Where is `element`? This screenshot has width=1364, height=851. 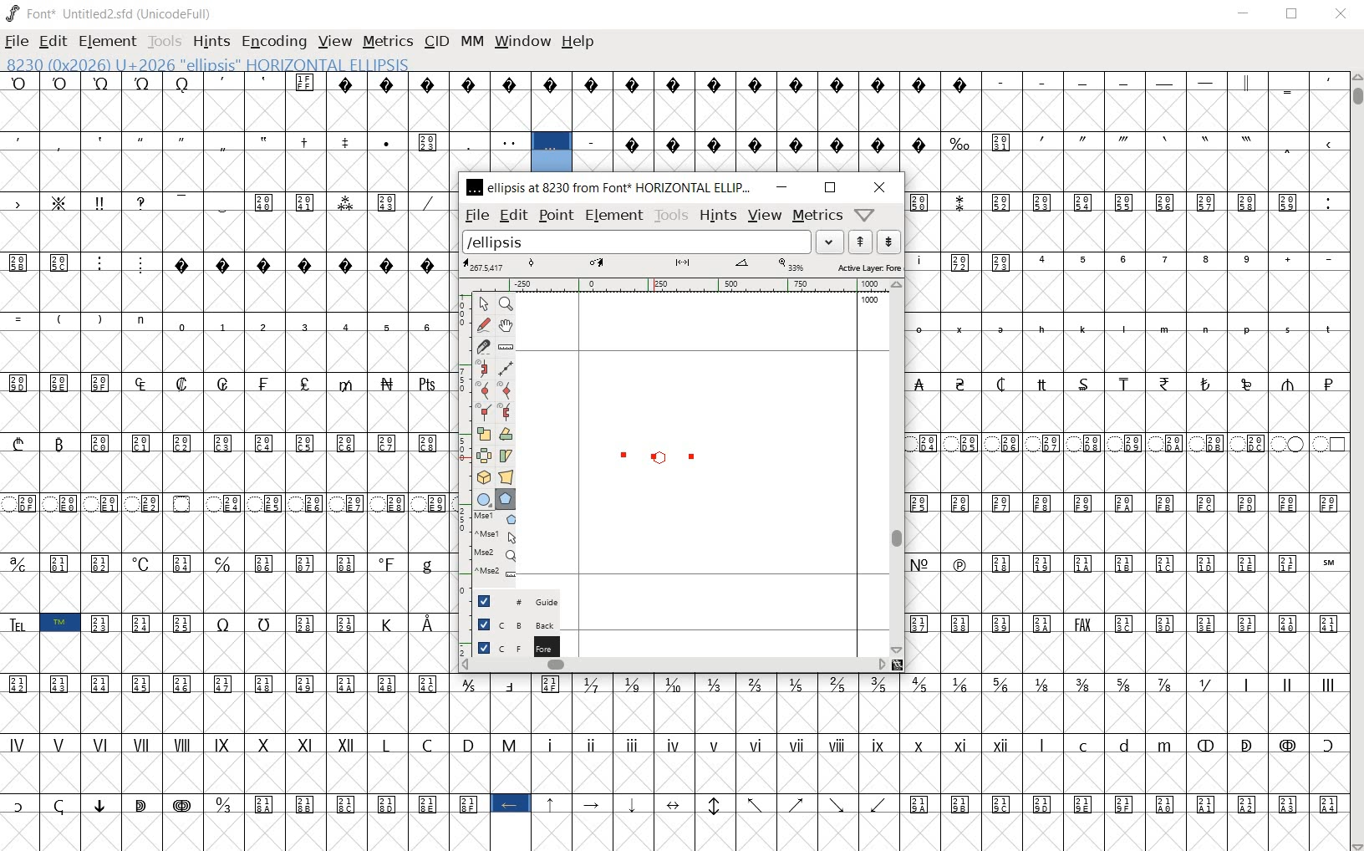
element is located at coordinates (613, 215).